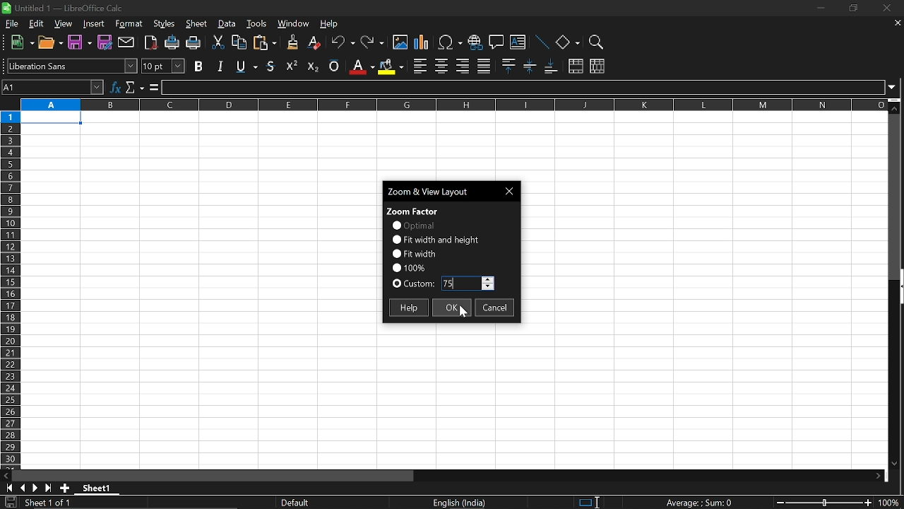 The image size is (904, 509). Describe the element at coordinates (441, 66) in the screenshot. I see `align center` at that location.